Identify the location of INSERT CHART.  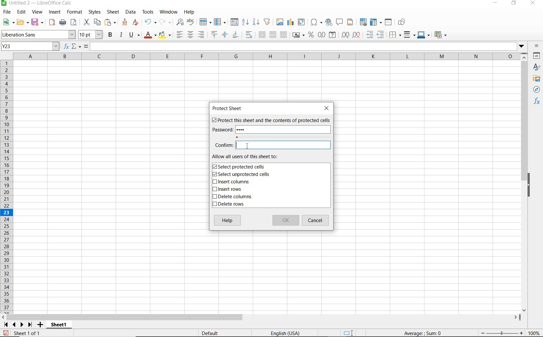
(291, 22).